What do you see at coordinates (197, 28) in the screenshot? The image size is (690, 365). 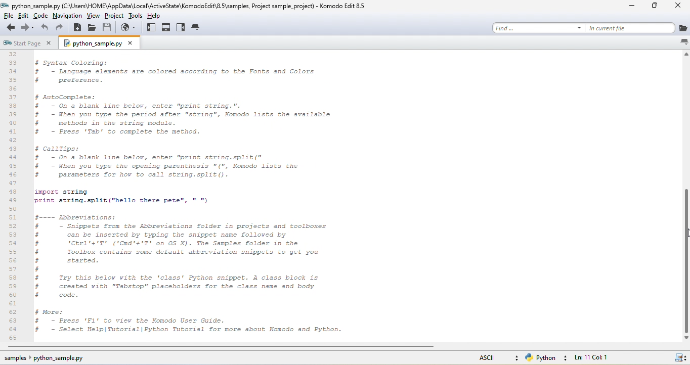 I see `tab` at bounding box center [197, 28].